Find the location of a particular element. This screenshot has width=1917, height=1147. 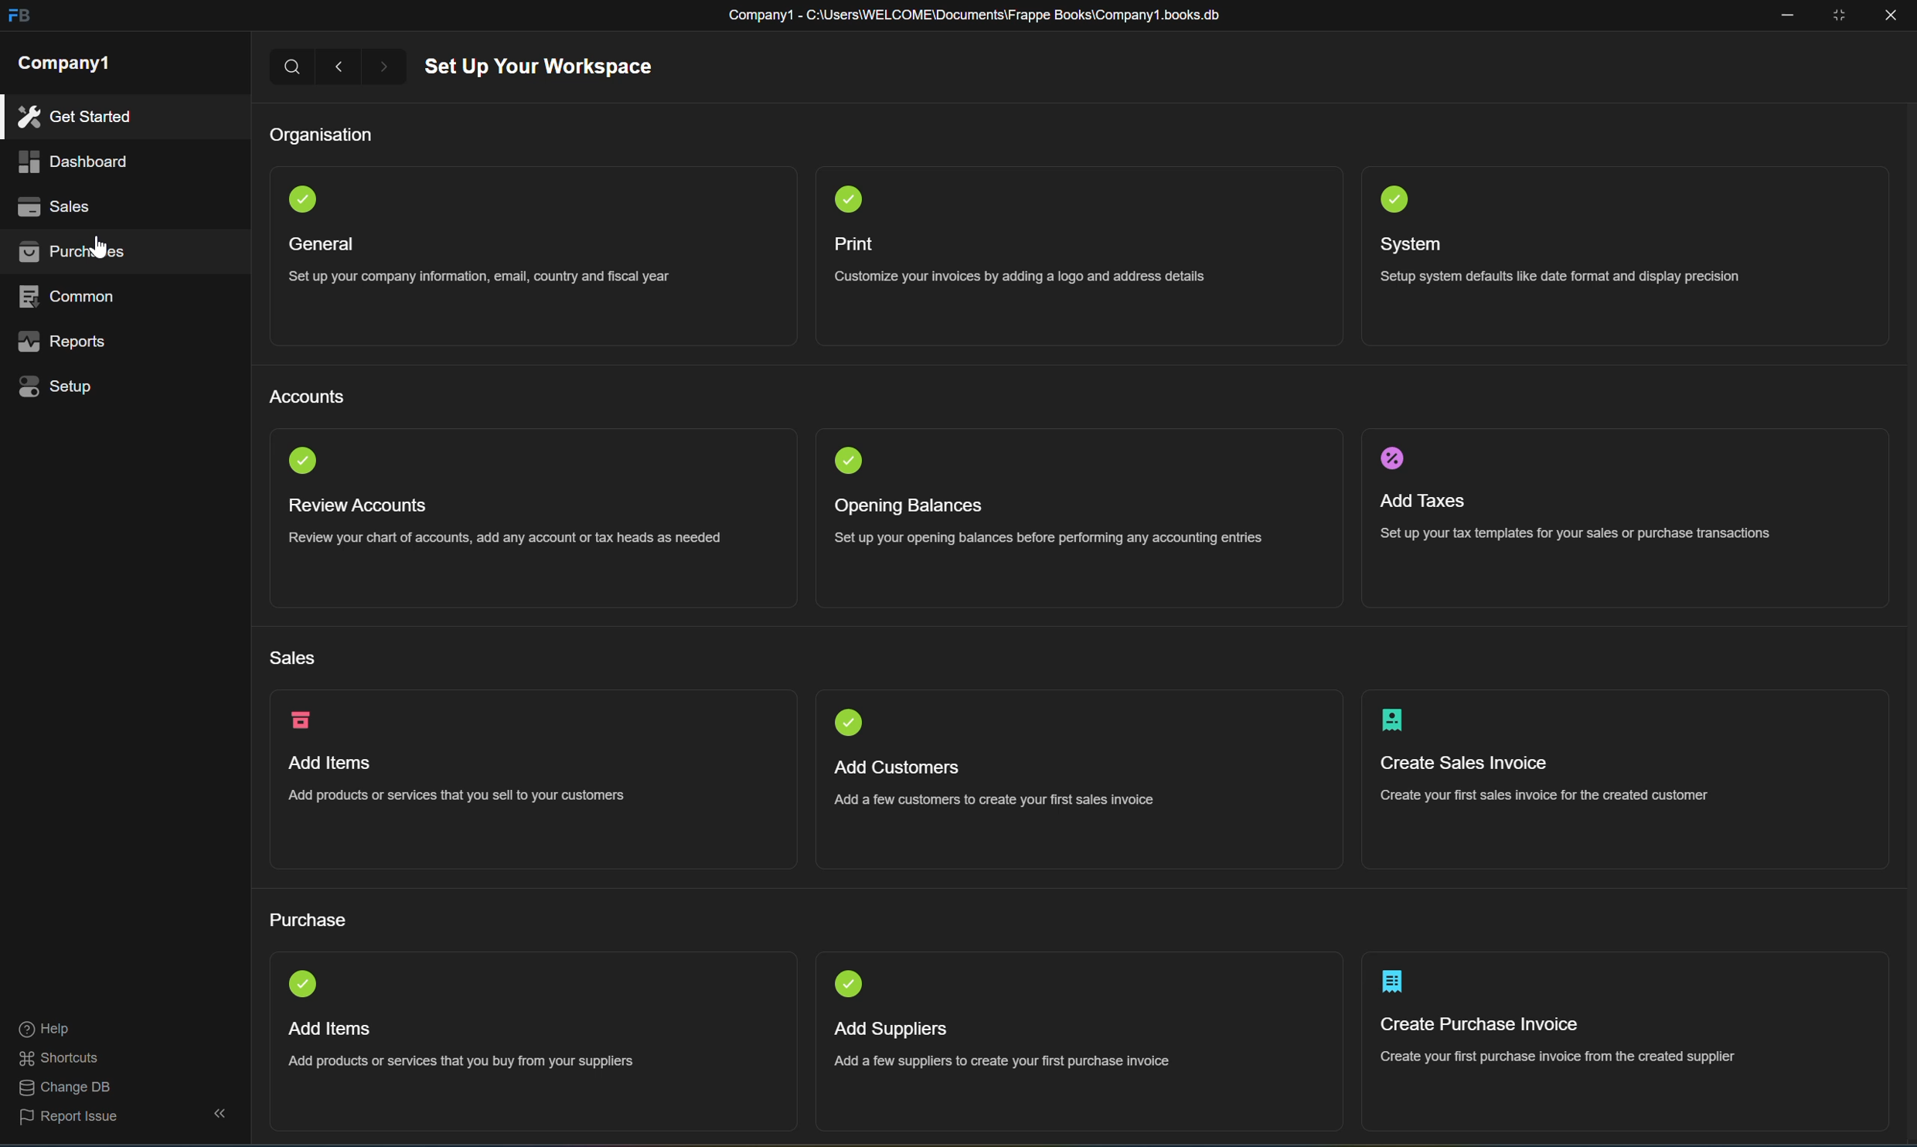

add products or services that you sell to your customers is located at coordinates (454, 797).